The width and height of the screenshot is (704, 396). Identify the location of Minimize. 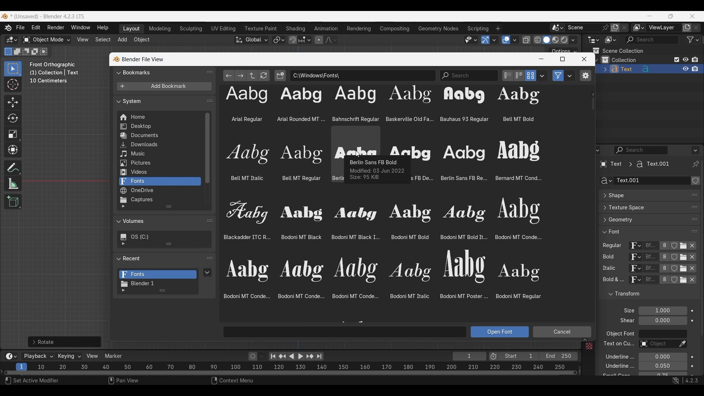
(650, 16).